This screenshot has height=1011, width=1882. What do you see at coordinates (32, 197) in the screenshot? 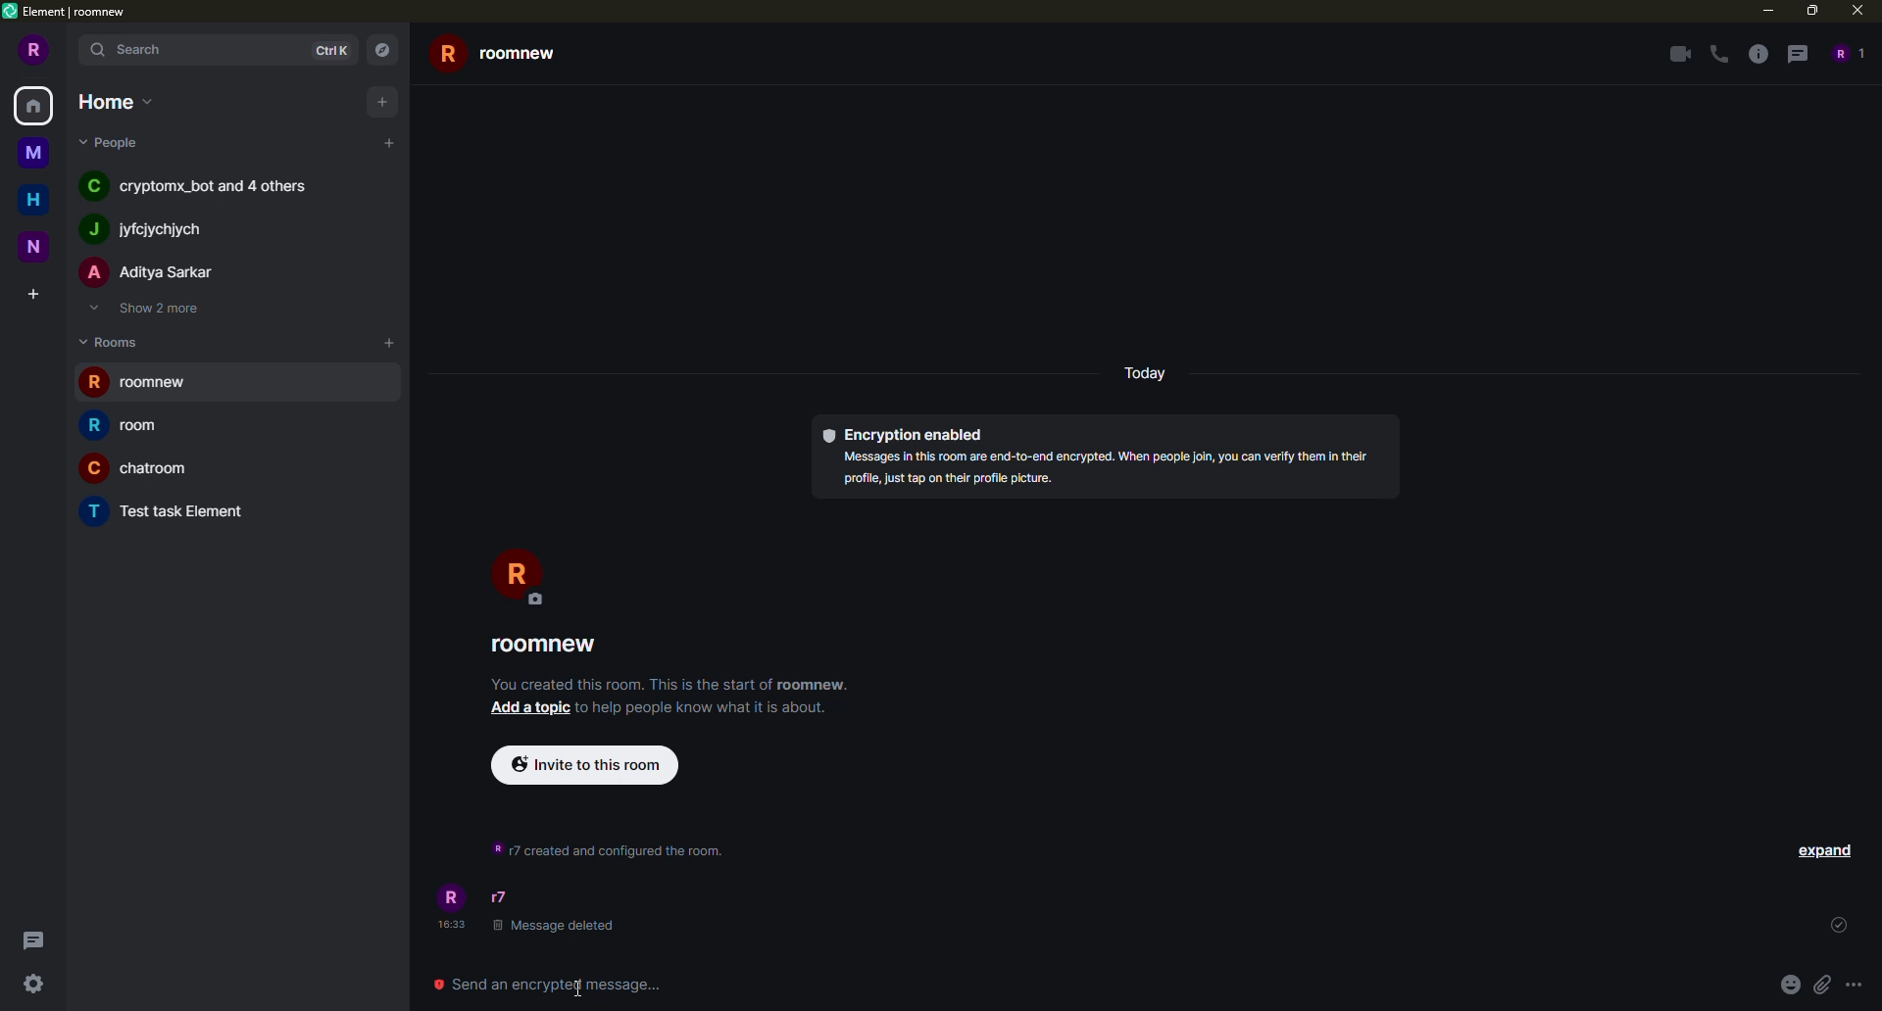
I see `home` at bounding box center [32, 197].